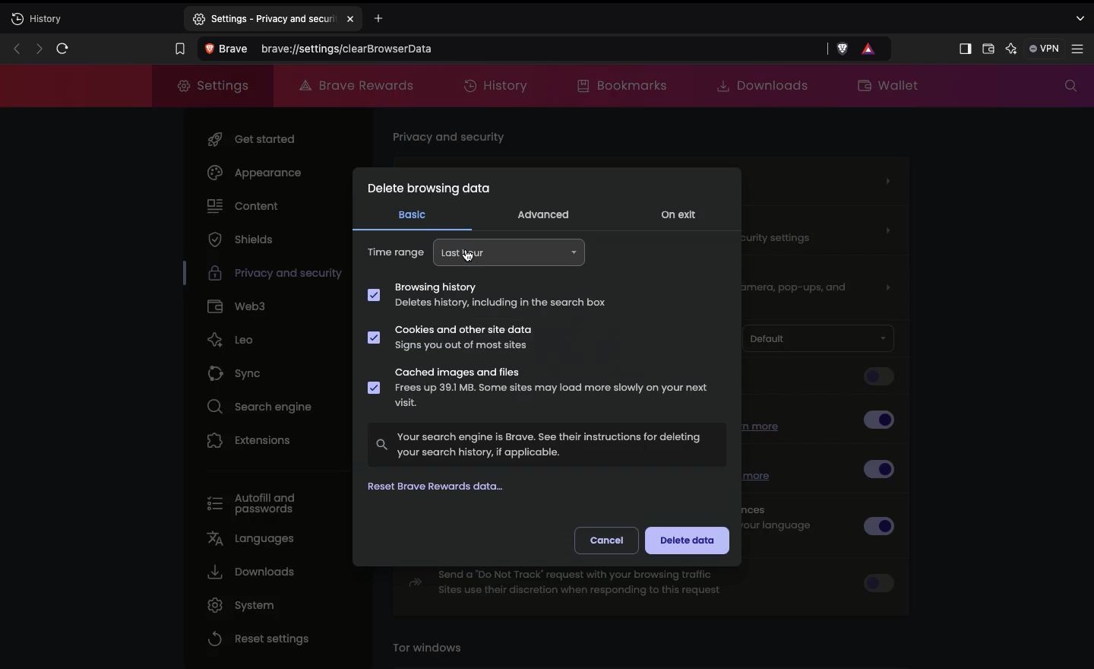 The image size is (1094, 669). I want to click on Delete data, so click(688, 541).